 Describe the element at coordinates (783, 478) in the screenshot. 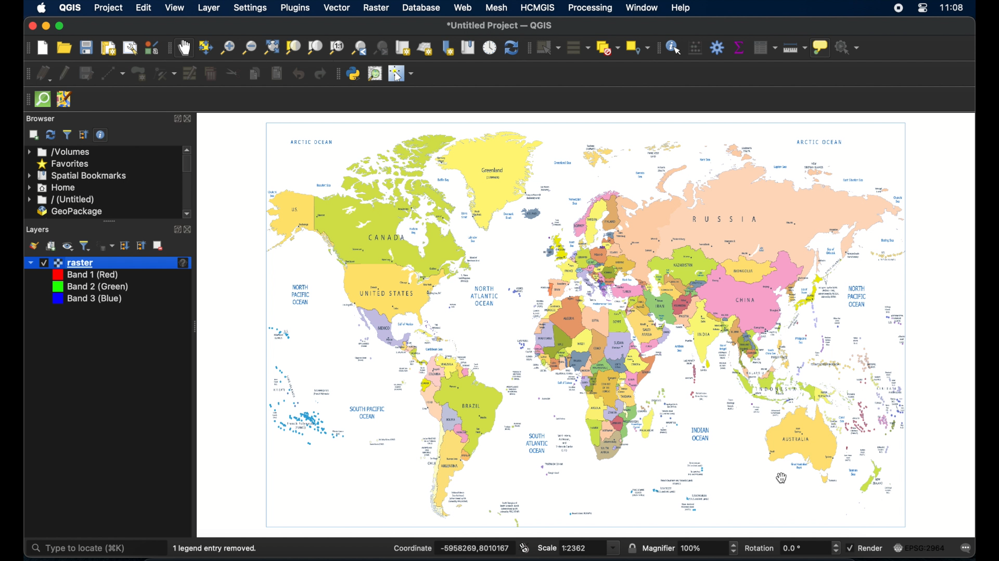

I see `cursor` at that location.